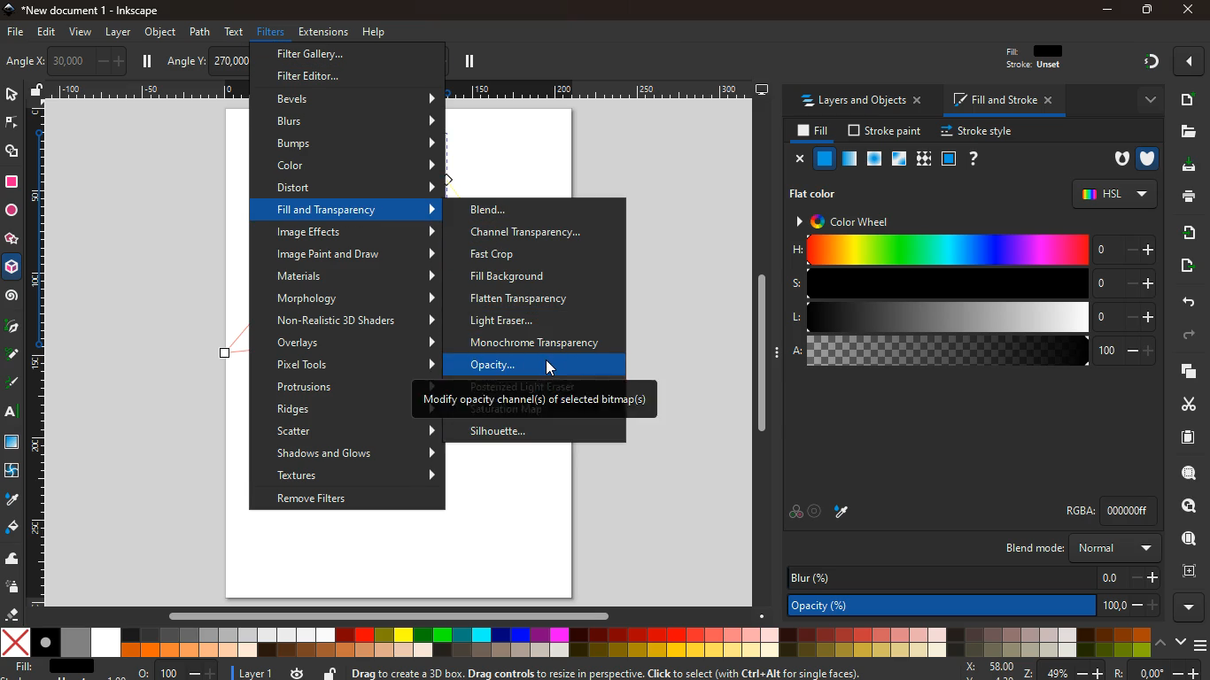 This screenshot has height=680, width=1210. I want to click on extensions, so click(322, 32).